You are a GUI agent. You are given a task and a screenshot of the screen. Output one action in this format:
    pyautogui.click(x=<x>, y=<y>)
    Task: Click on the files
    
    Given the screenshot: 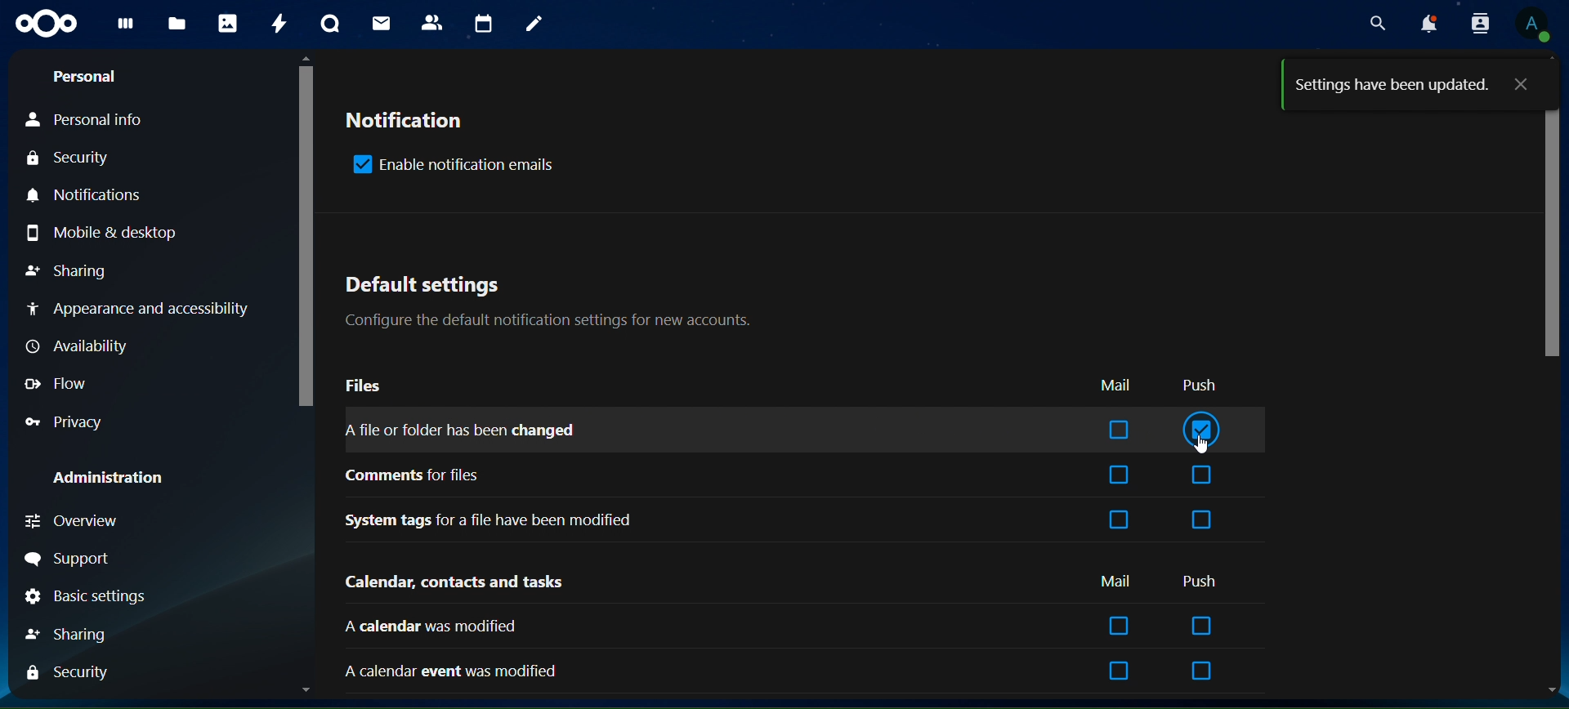 What is the action you would take?
    pyautogui.click(x=178, y=22)
    